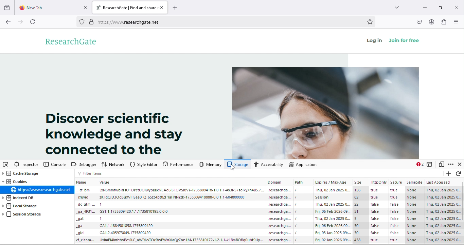 The width and height of the screenshot is (464, 245). Describe the element at coordinates (279, 205) in the screenshot. I see `domain` at that location.